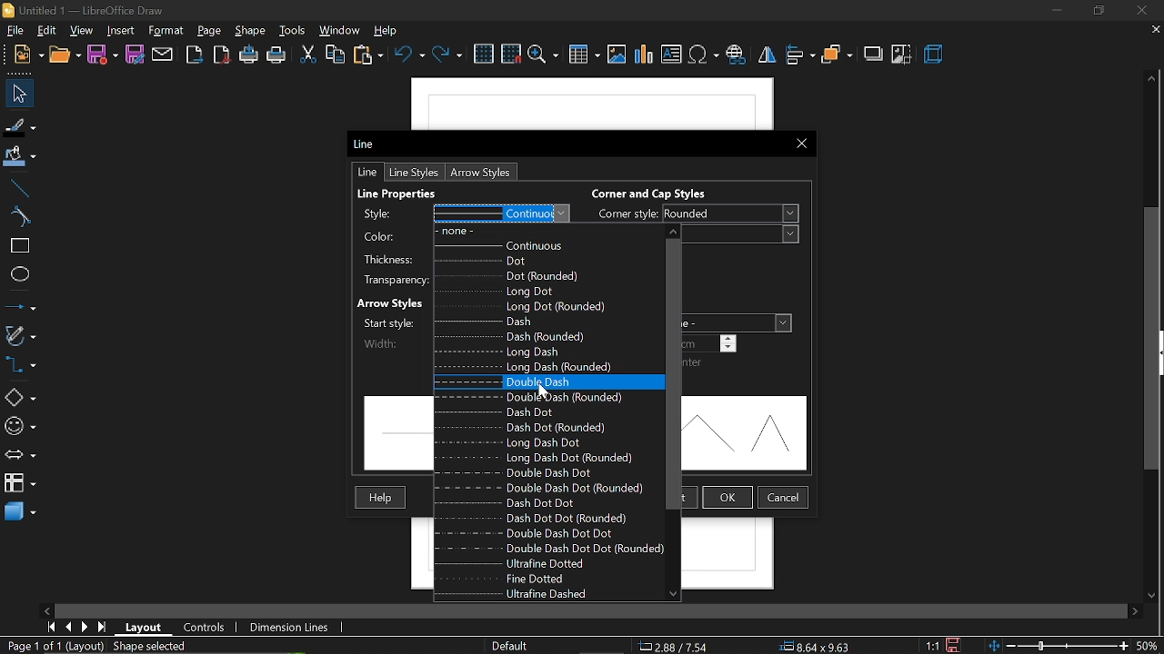  I want to click on end style, so click(738, 322).